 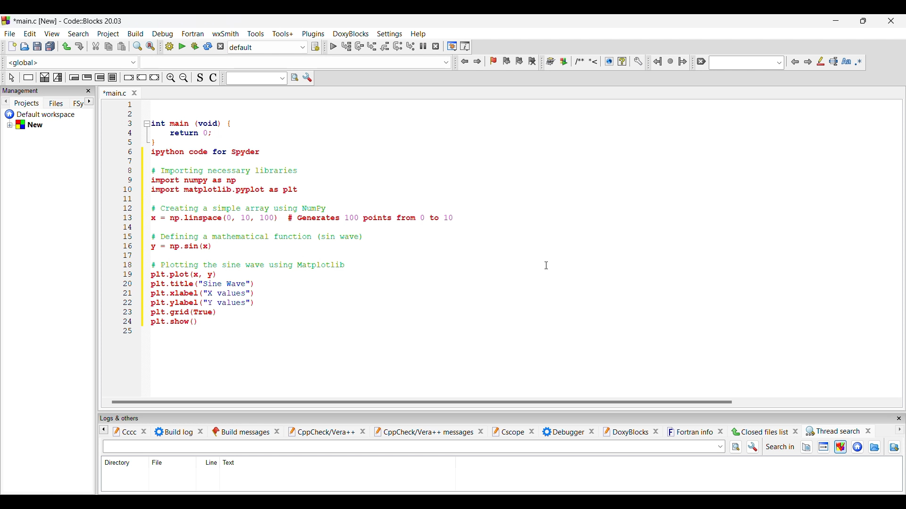 What do you see at coordinates (136, 33) in the screenshot?
I see `Build menu` at bounding box center [136, 33].